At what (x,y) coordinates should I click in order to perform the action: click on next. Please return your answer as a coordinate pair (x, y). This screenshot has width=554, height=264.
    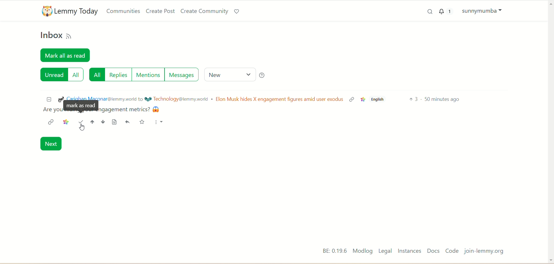
    Looking at the image, I should click on (53, 143).